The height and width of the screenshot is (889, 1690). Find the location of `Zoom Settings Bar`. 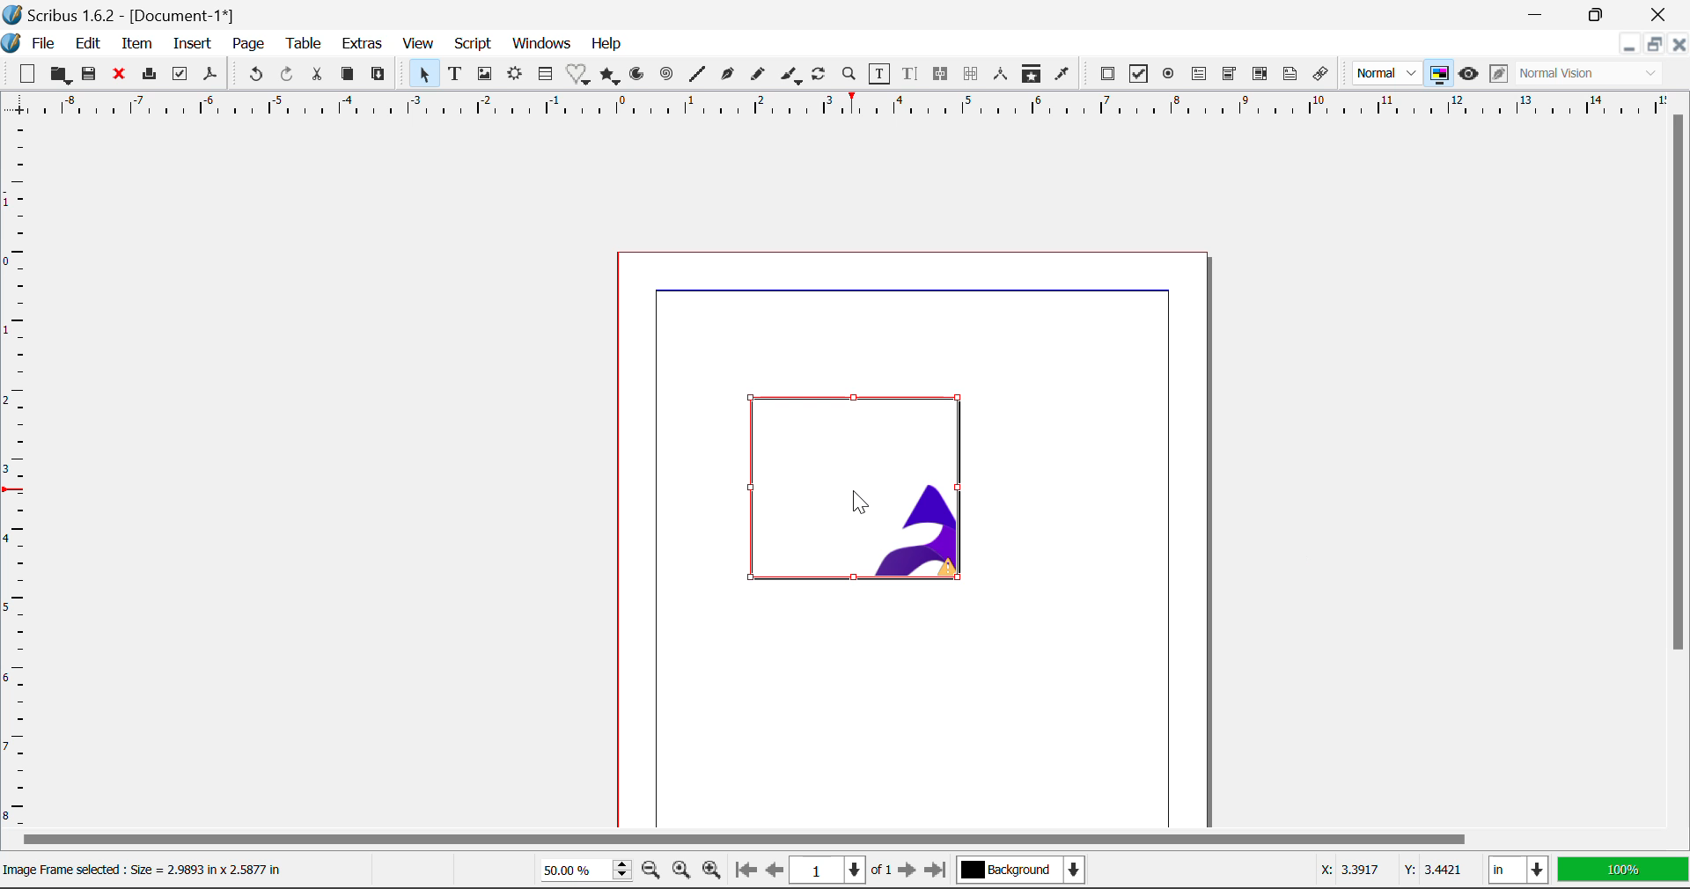

Zoom Settings Bar is located at coordinates (622, 870).